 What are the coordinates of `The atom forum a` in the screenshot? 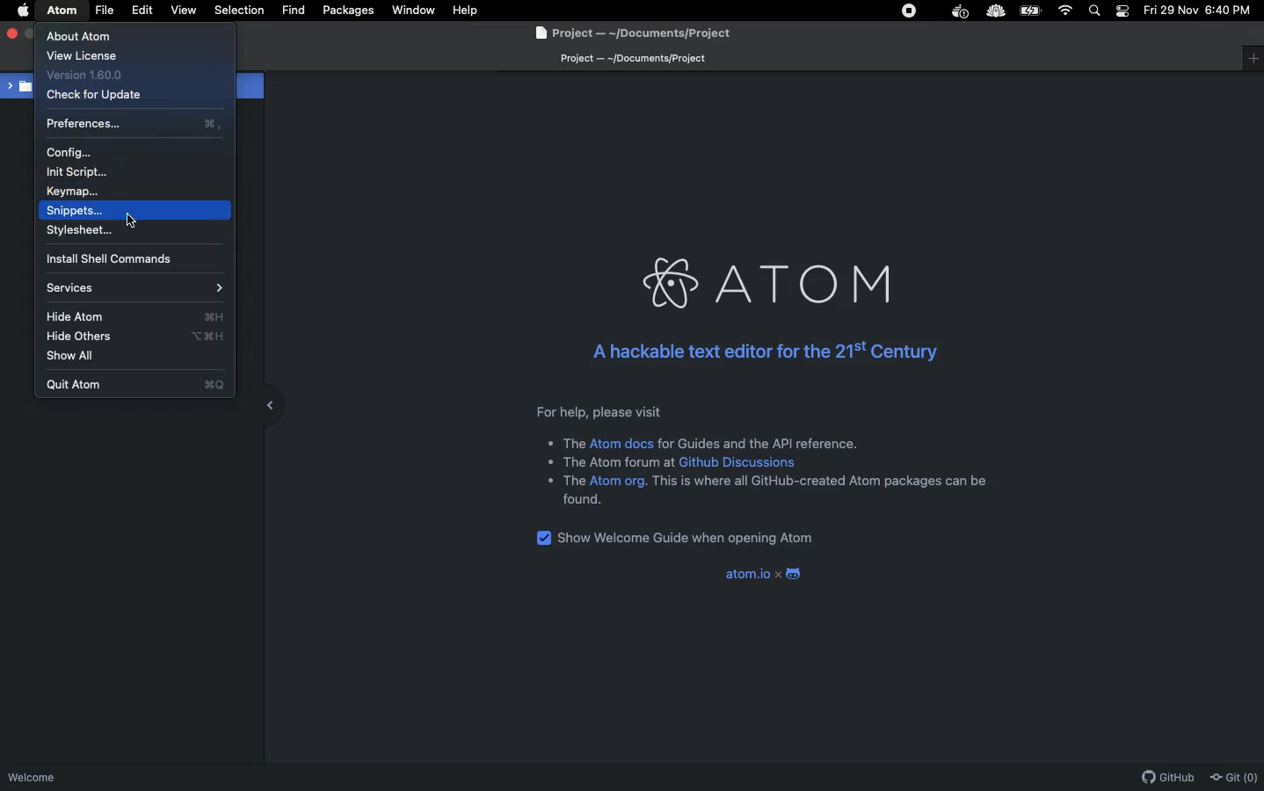 It's located at (614, 460).